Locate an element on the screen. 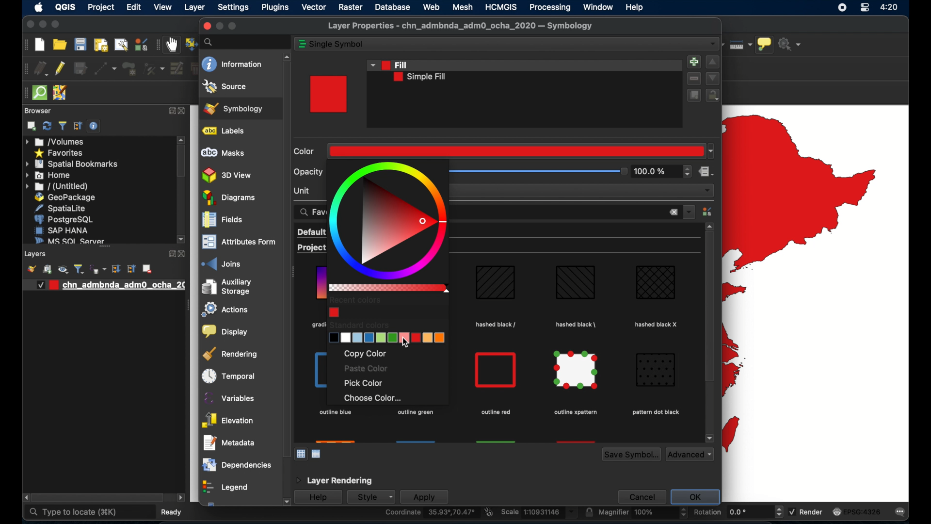 The height and width of the screenshot is (524, 931). layer 1 is located at coordinates (108, 285).